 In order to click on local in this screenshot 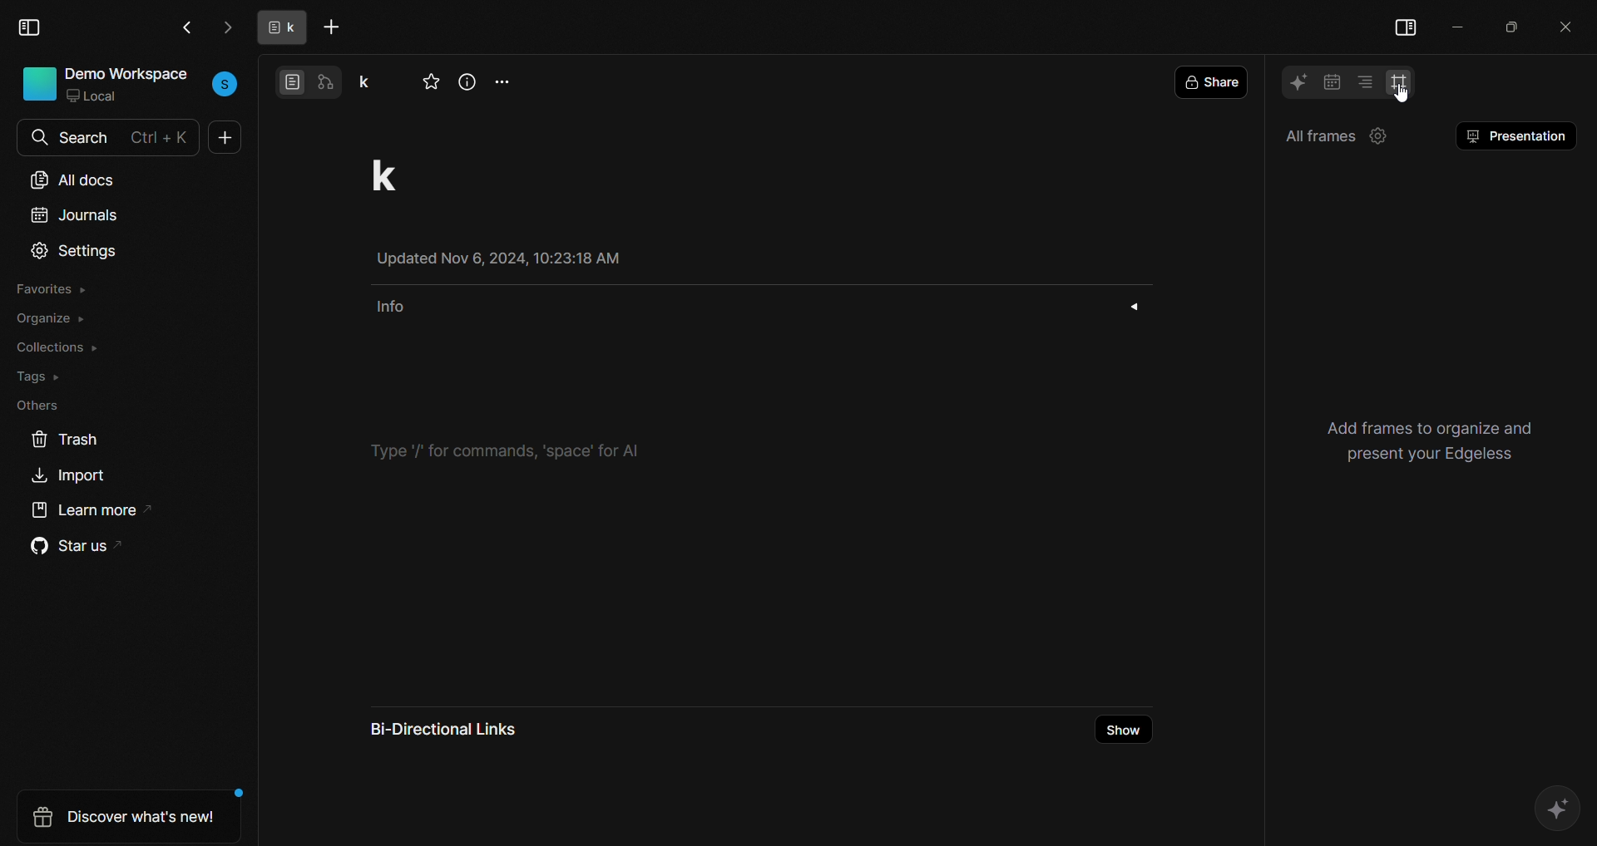, I will do `click(99, 98)`.